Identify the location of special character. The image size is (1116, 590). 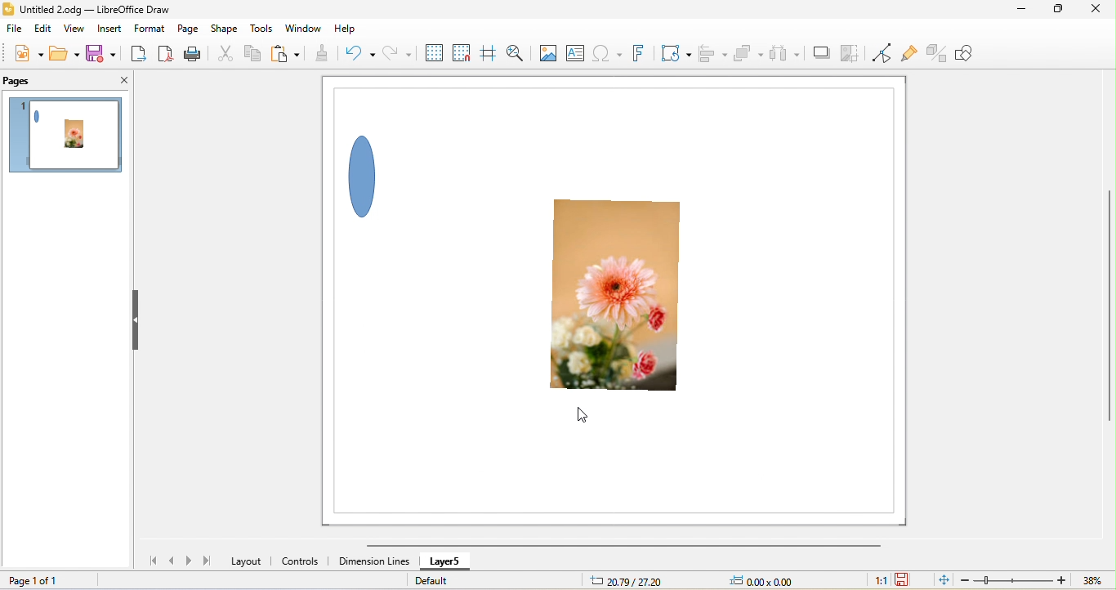
(596, 55).